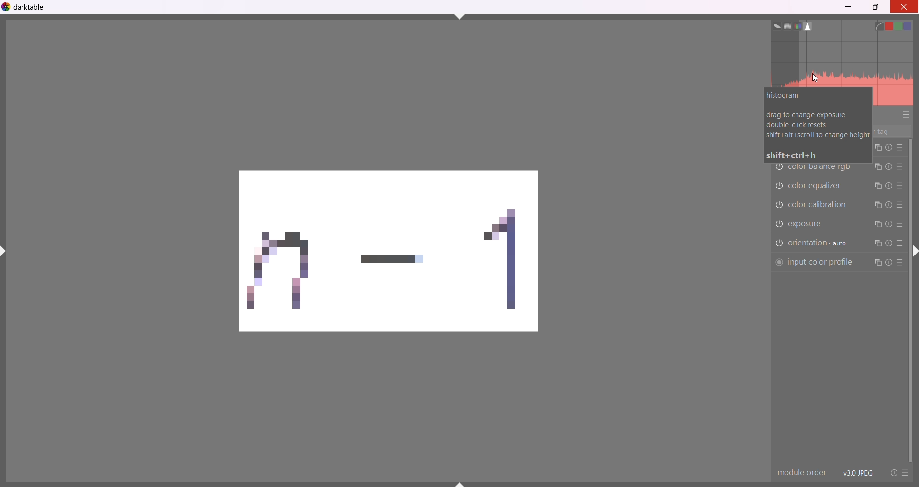  Describe the element at coordinates (6, 251) in the screenshot. I see `shift+ctrl+l` at that location.